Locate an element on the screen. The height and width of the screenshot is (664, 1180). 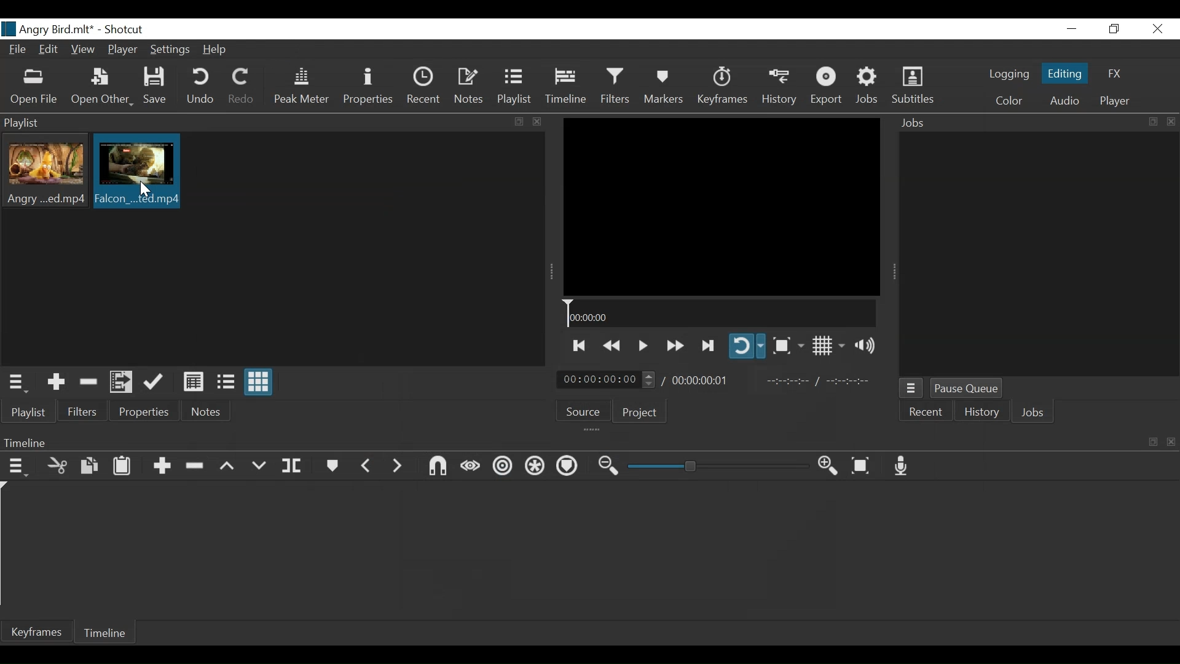
Append is located at coordinates (161, 468).